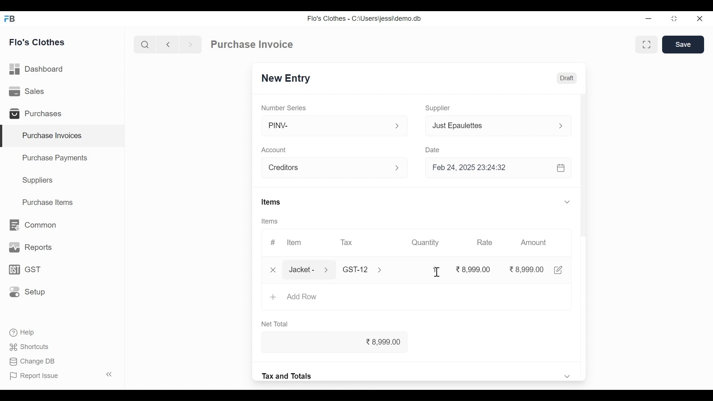 This screenshot has height=401, width=713. I want to click on Net Total, so click(277, 325).